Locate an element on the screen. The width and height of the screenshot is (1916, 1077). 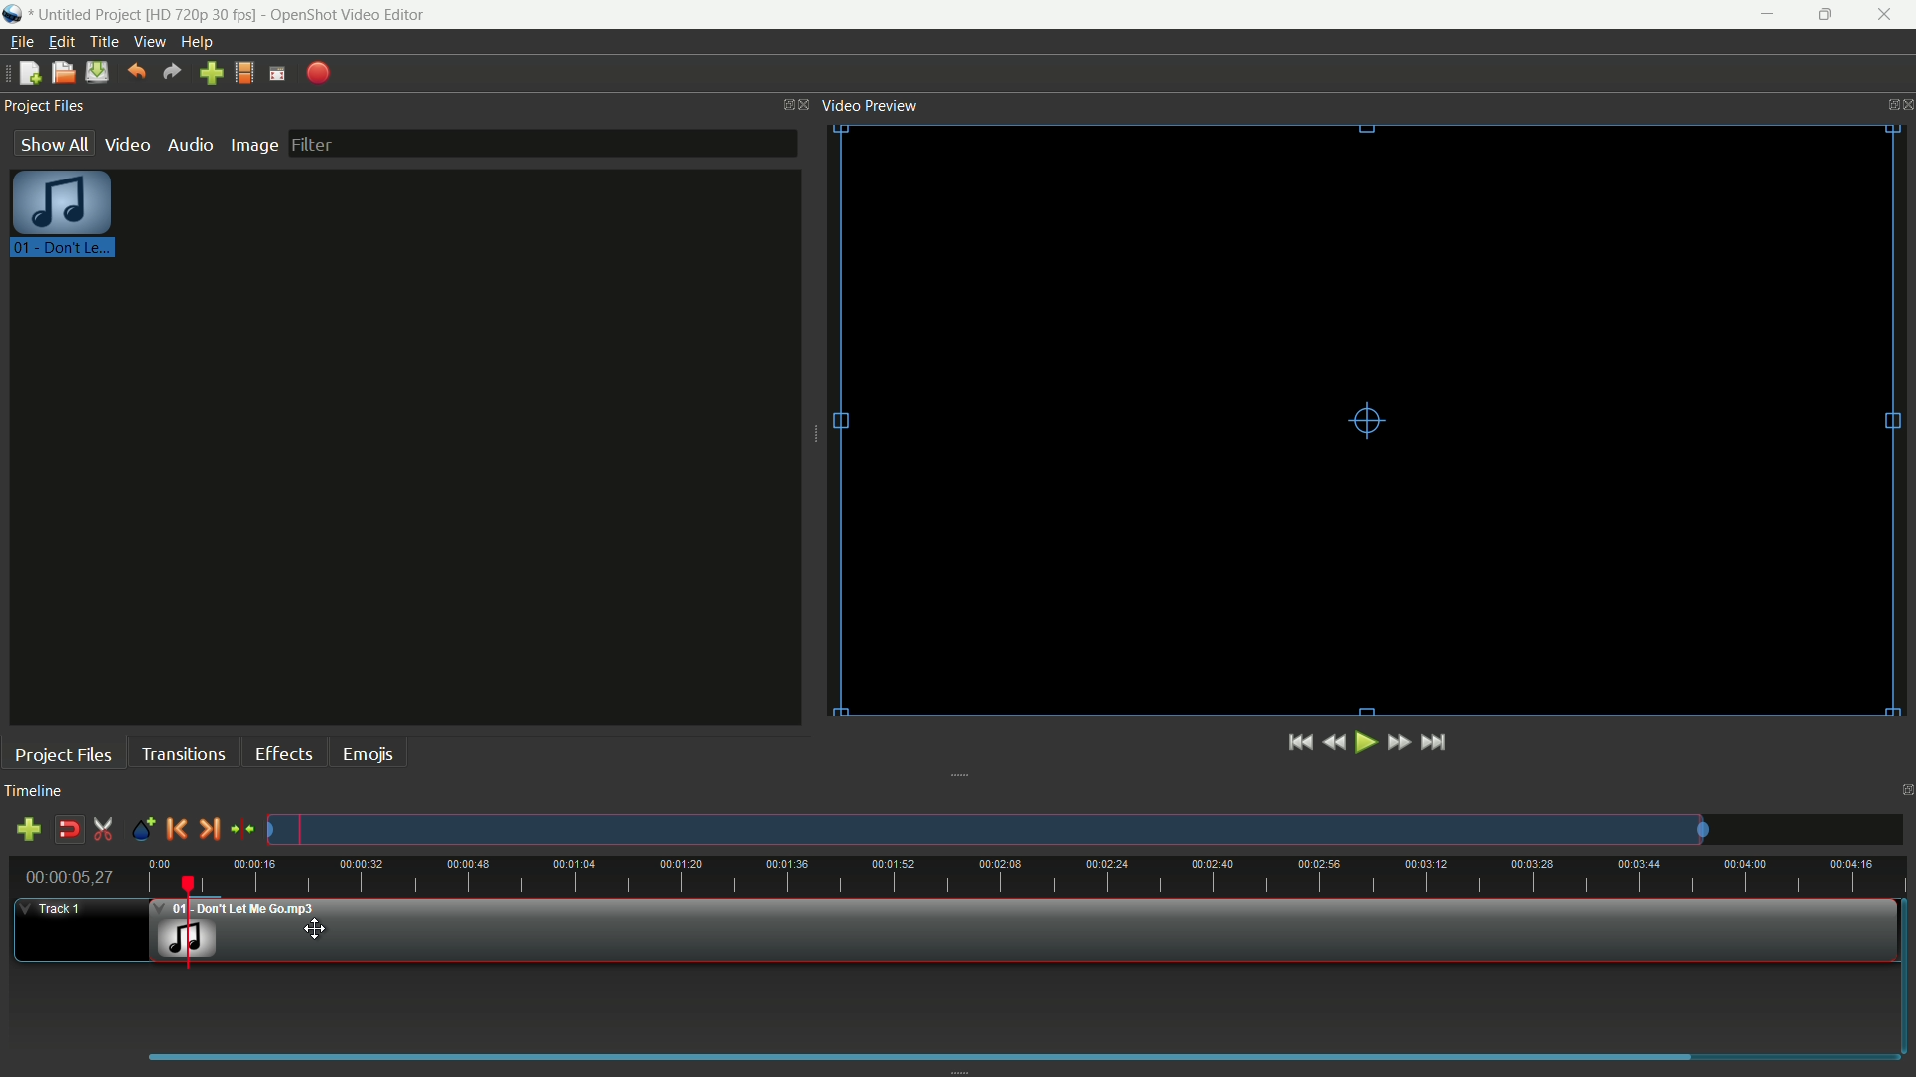
project file is located at coordinates (64, 218).